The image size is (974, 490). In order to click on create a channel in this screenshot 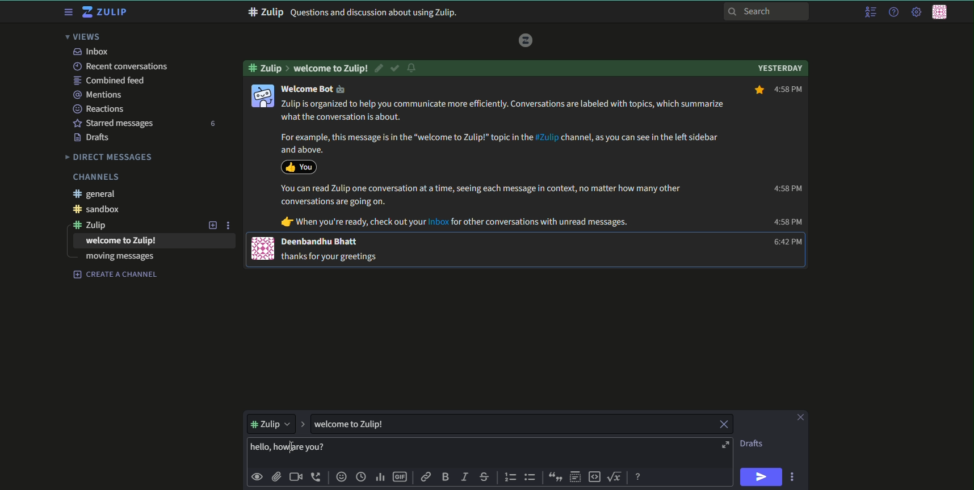, I will do `click(116, 274)`.